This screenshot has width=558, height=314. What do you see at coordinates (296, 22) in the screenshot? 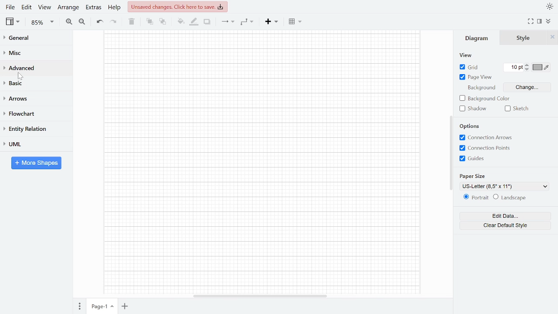
I see `Table` at bounding box center [296, 22].